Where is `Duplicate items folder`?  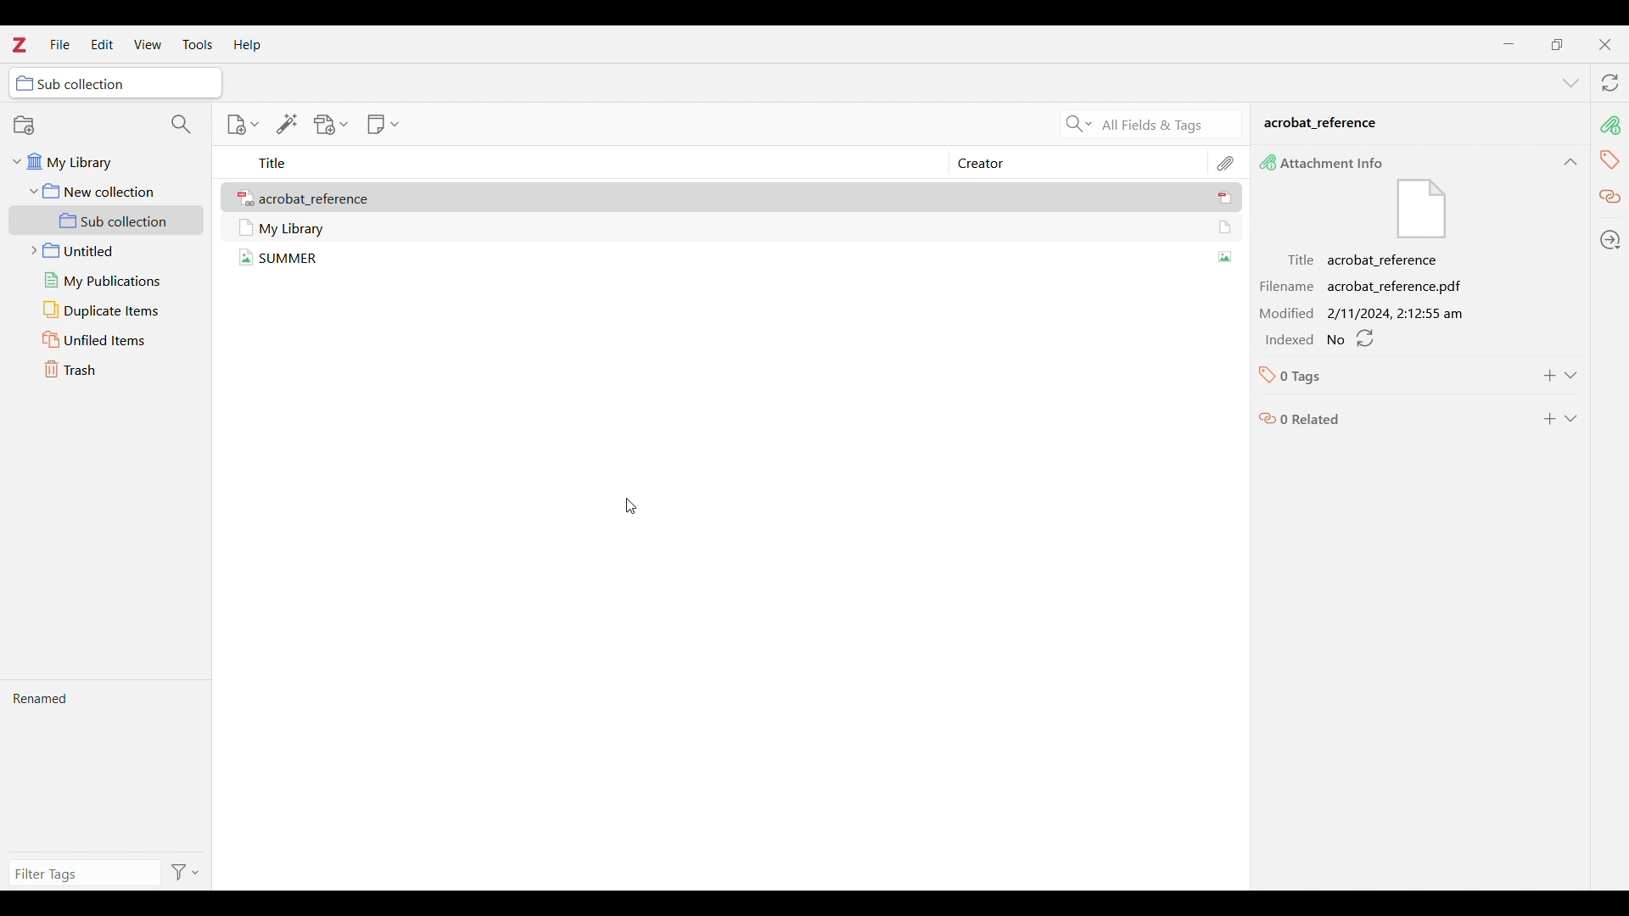 Duplicate items folder is located at coordinates (111, 310).